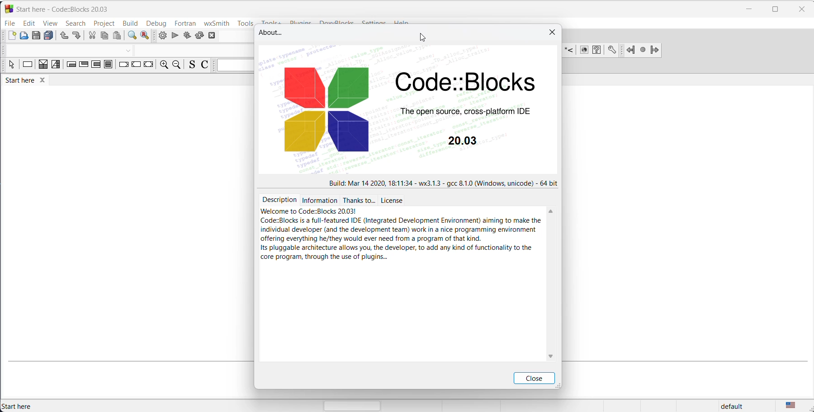  Describe the element at coordinates (204, 66) in the screenshot. I see `toggle comments ` at that location.